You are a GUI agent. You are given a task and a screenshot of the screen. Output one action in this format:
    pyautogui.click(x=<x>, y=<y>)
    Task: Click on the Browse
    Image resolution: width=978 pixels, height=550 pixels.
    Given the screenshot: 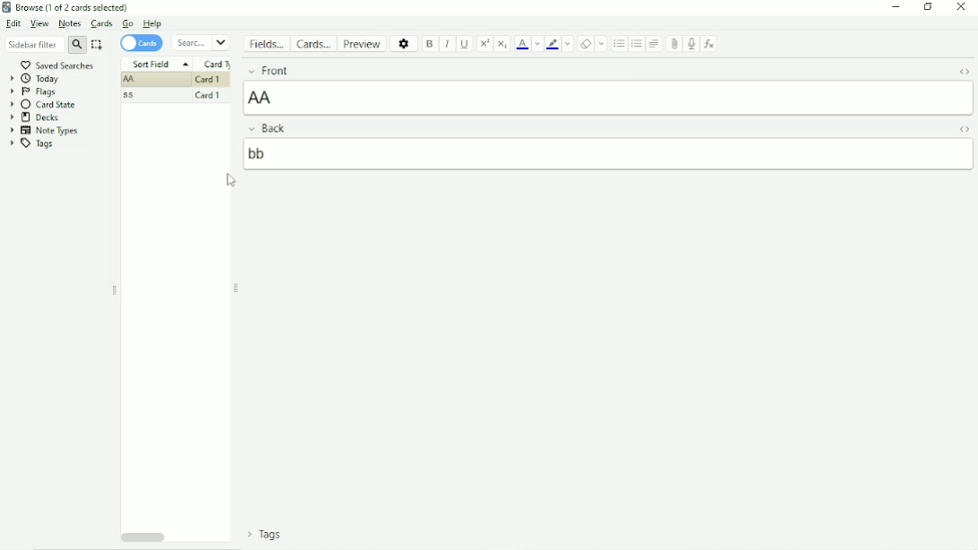 What is the action you would take?
    pyautogui.click(x=69, y=8)
    